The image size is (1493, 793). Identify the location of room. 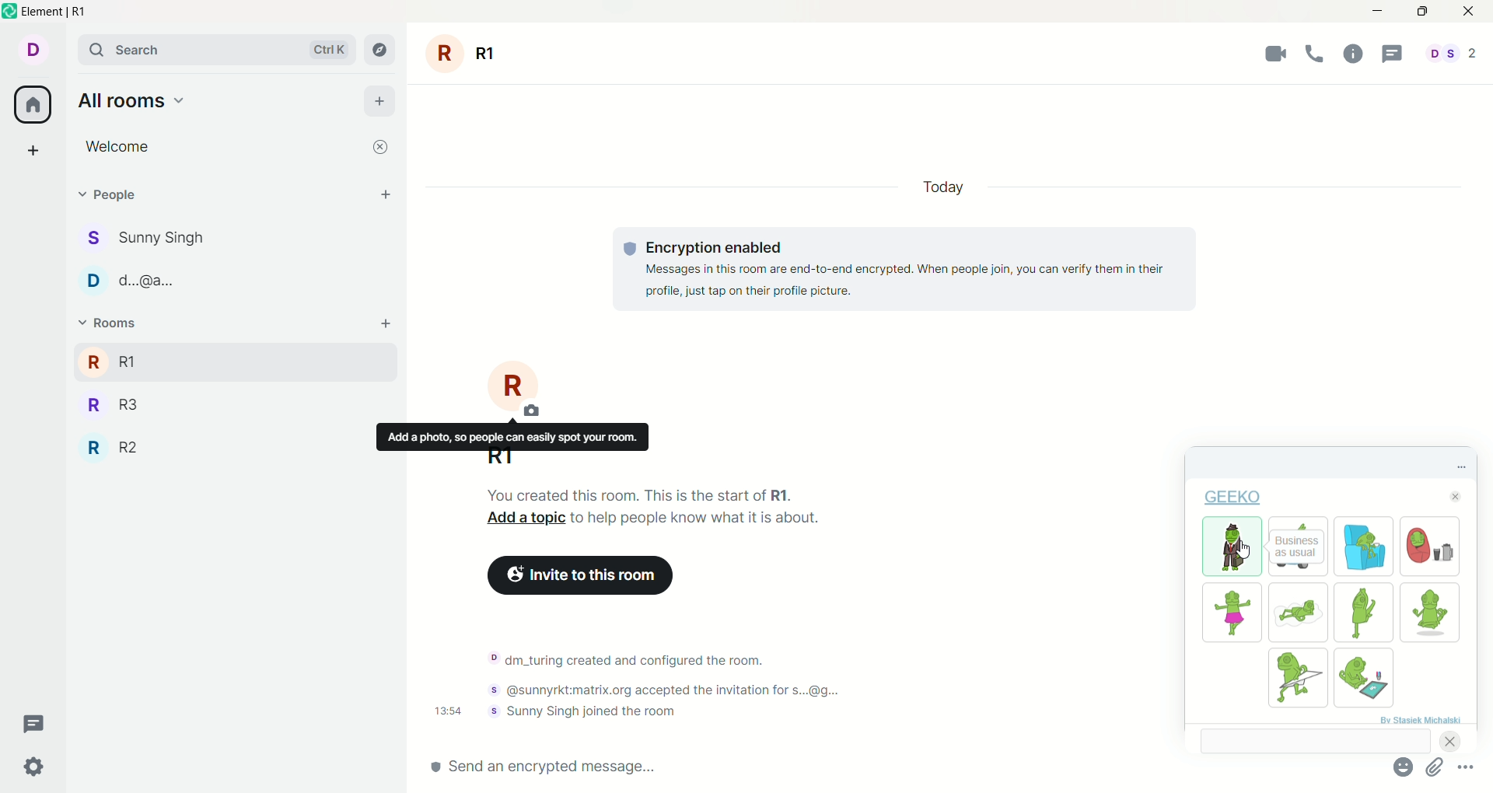
(463, 54).